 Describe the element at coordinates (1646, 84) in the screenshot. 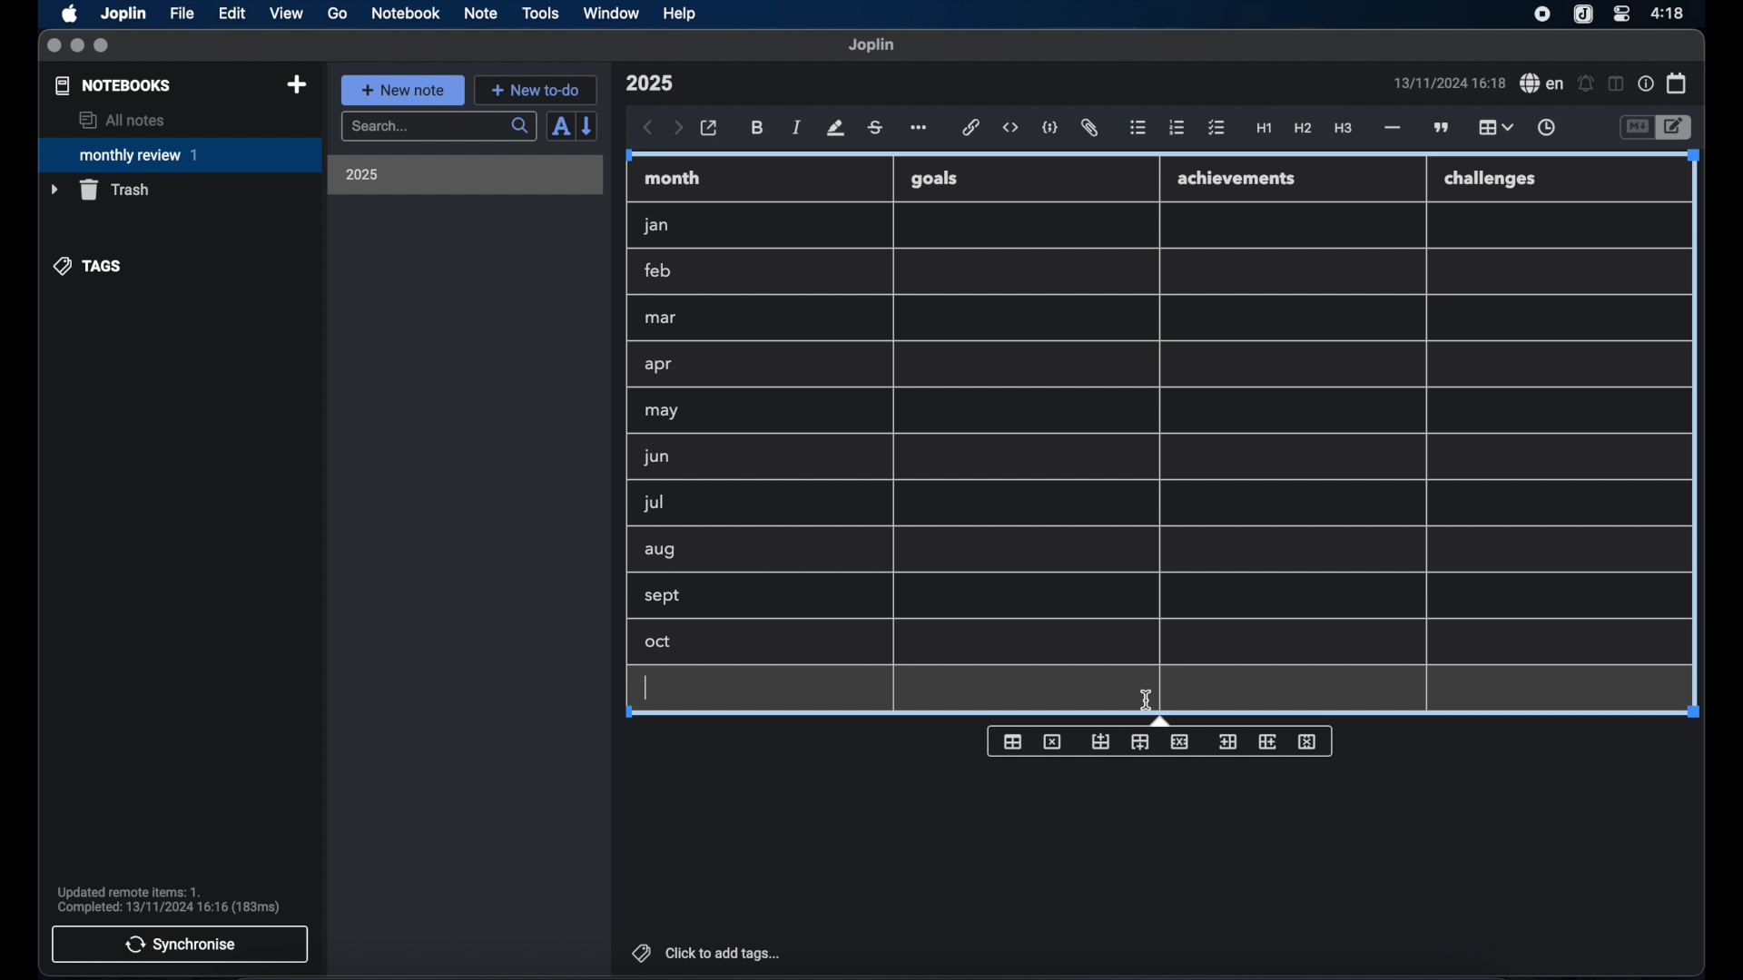

I see `note properties` at that location.